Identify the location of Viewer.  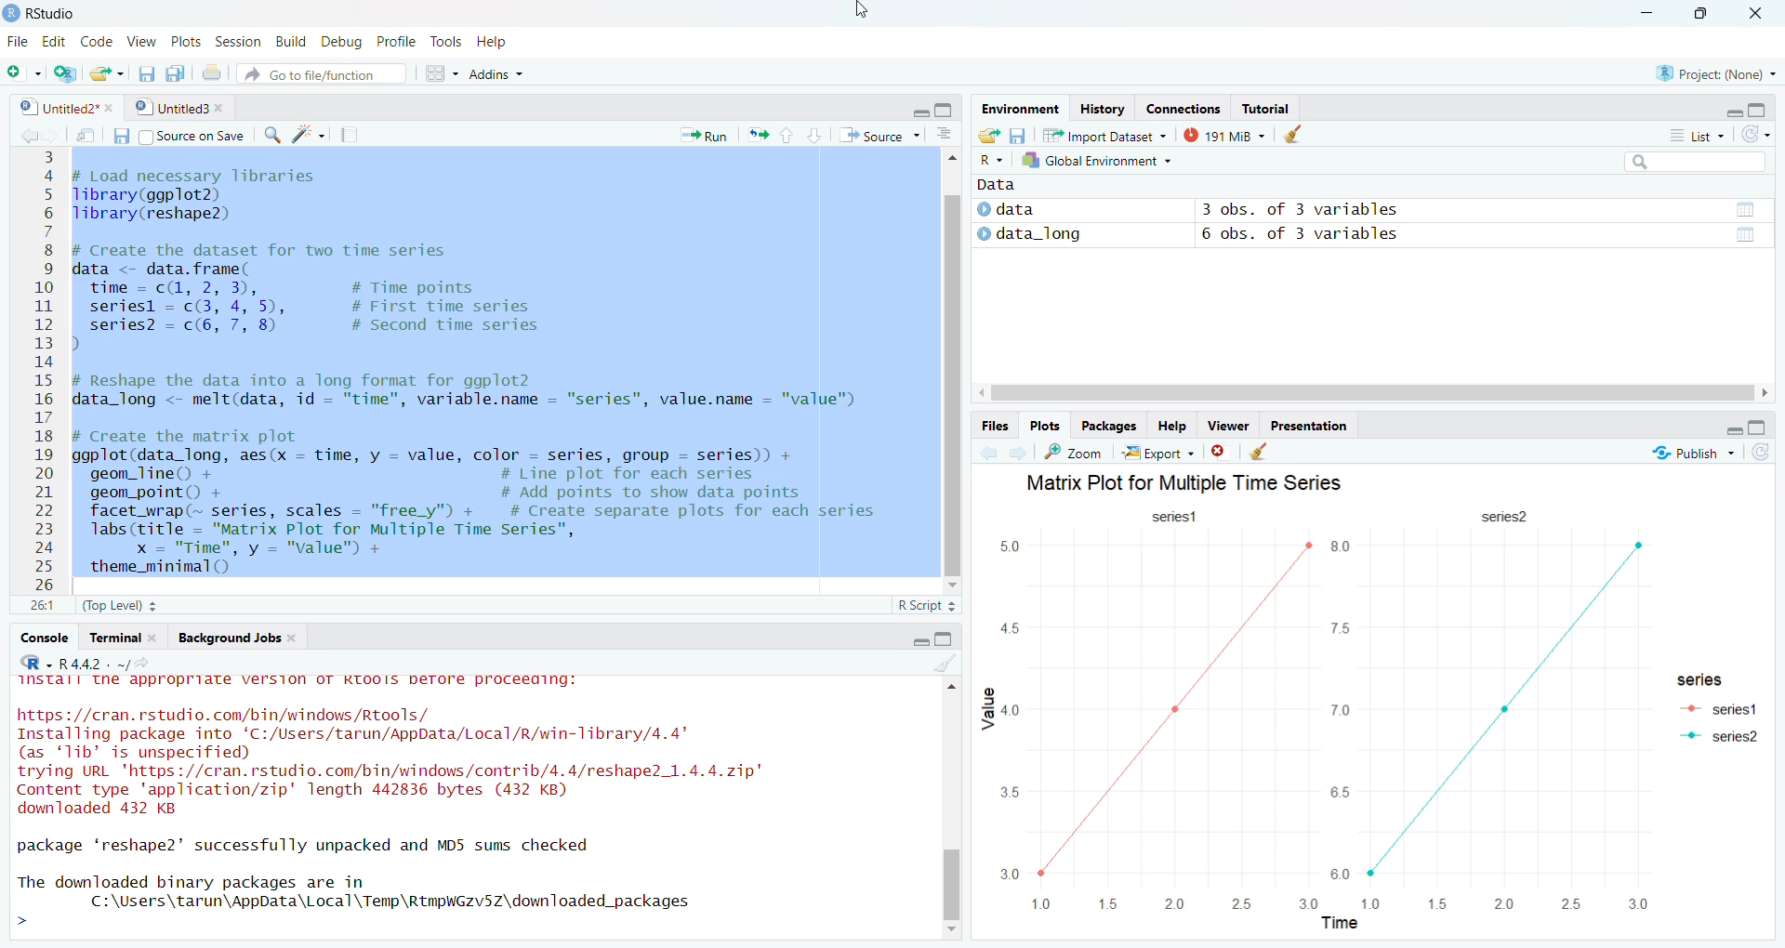
(1225, 423).